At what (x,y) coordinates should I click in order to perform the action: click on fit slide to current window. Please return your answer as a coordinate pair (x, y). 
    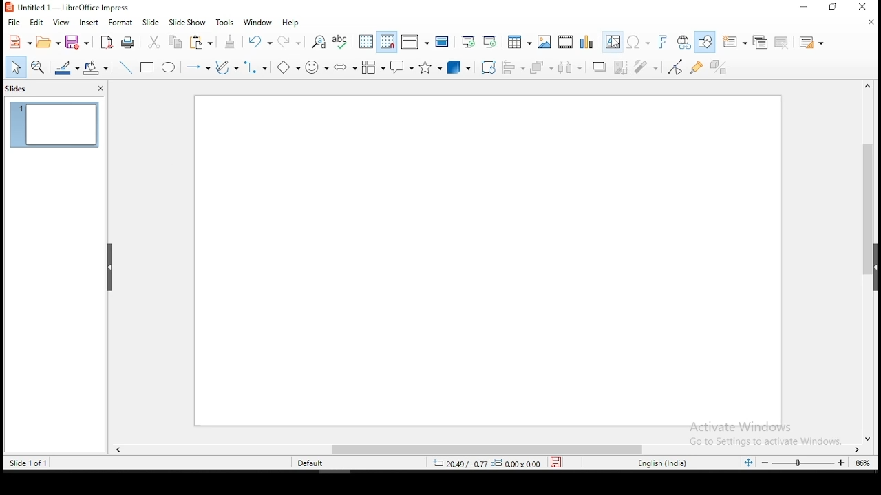
    Looking at the image, I should click on (748, 459).